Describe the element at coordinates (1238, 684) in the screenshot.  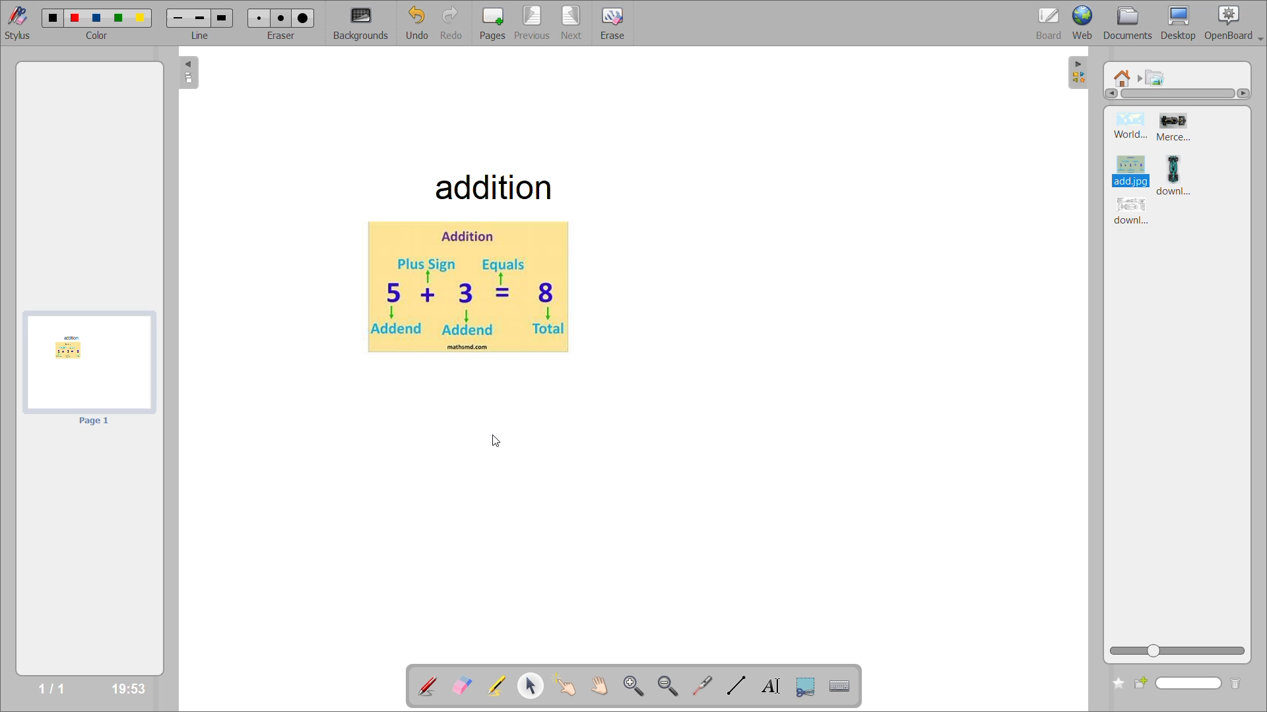
I see `delete` at that location.